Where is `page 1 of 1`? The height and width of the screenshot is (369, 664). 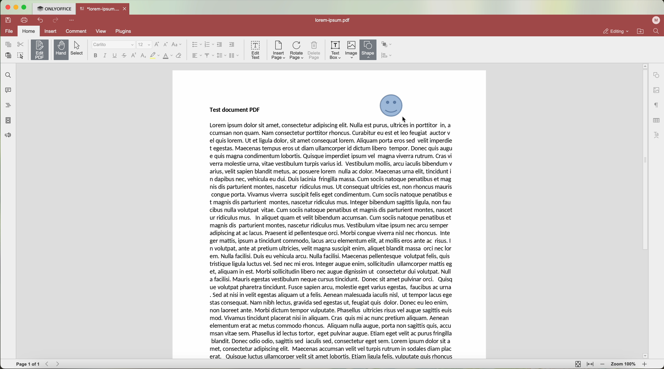 page 1 of 1 is located at coordinates (28, 364).